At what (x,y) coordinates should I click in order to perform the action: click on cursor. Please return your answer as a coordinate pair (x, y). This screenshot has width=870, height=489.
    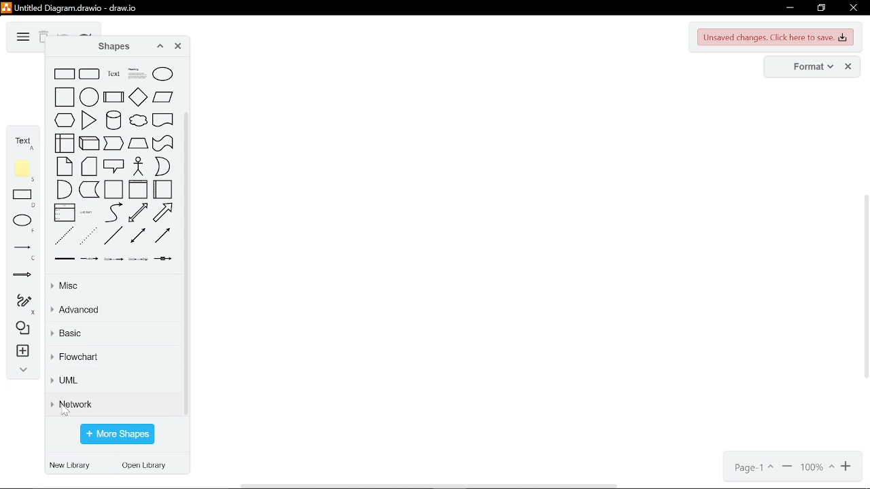
    Looking at the image, I should click on (67, 410).